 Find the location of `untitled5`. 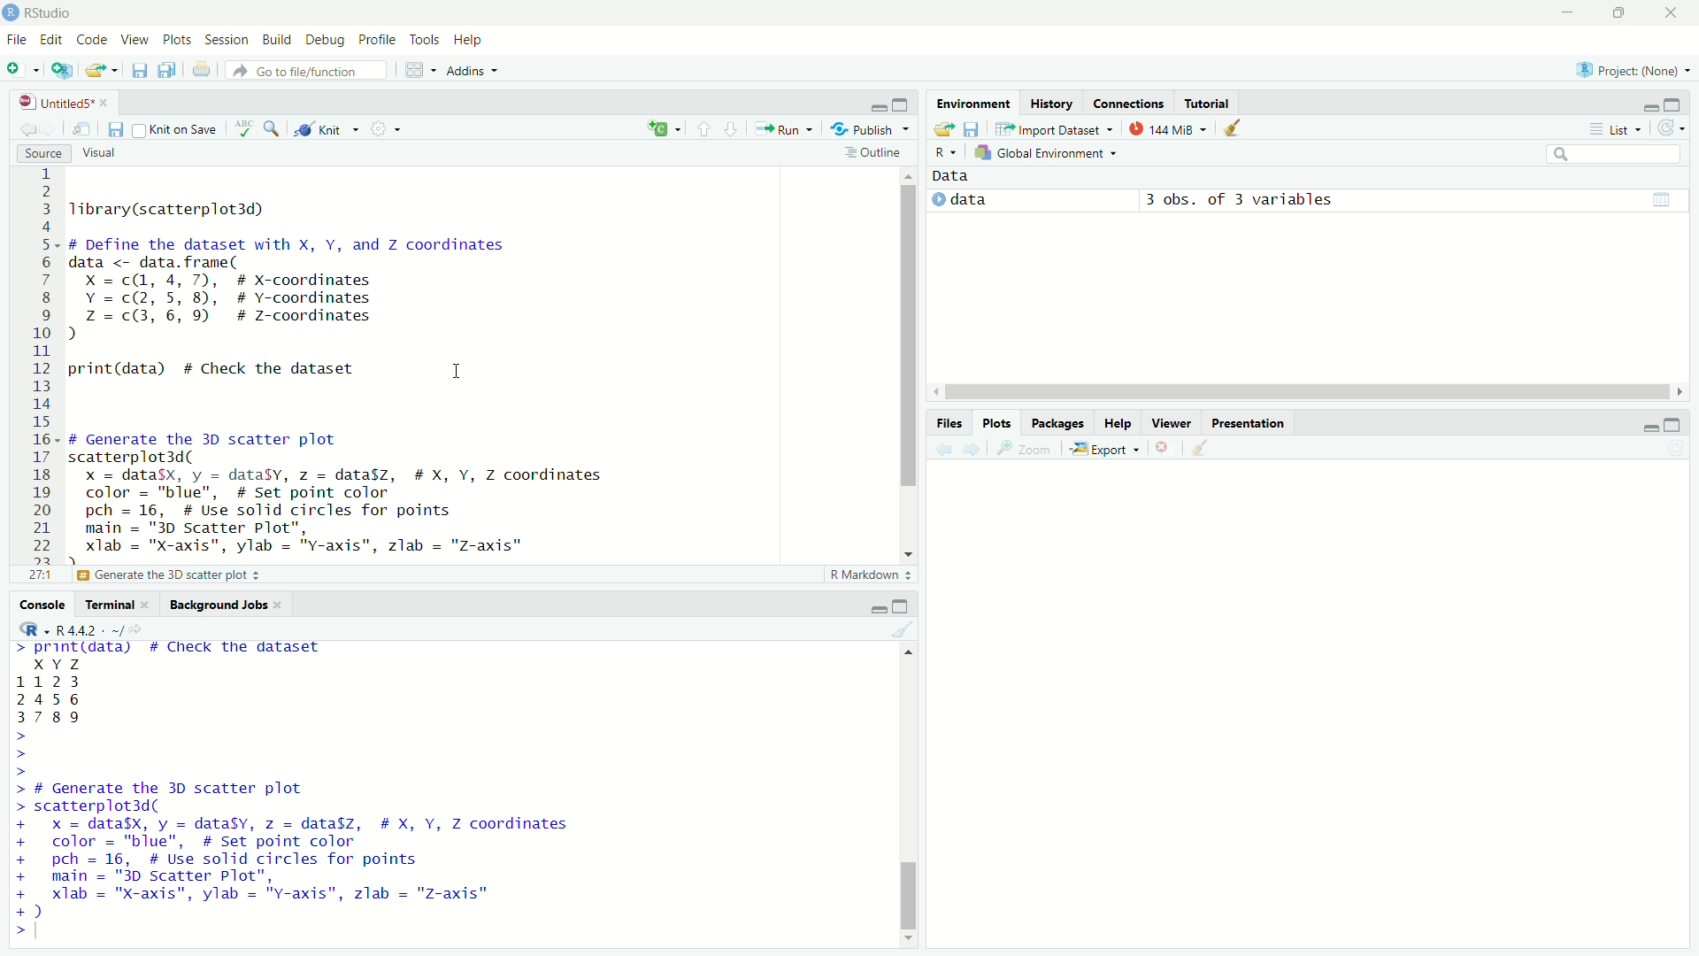

untitled5 is located at coordinates (50, 100).